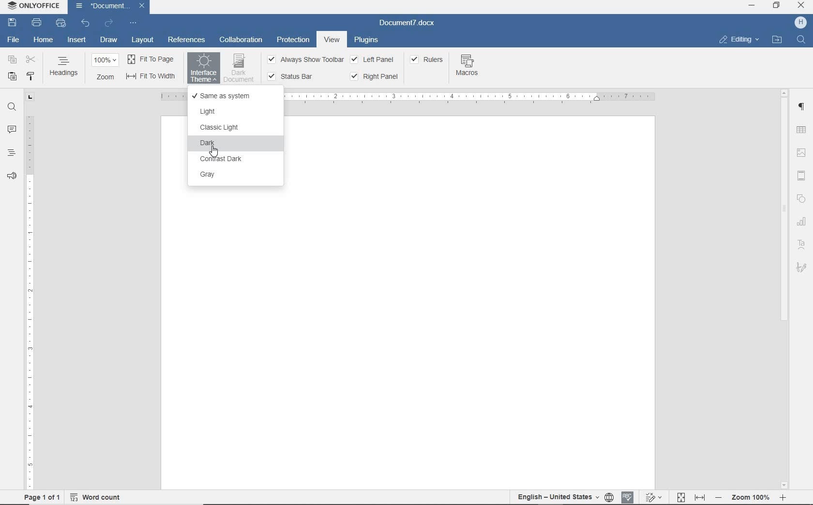 This screenshot has width=813, height=505. I want to click on RULER, so click(30, 302).